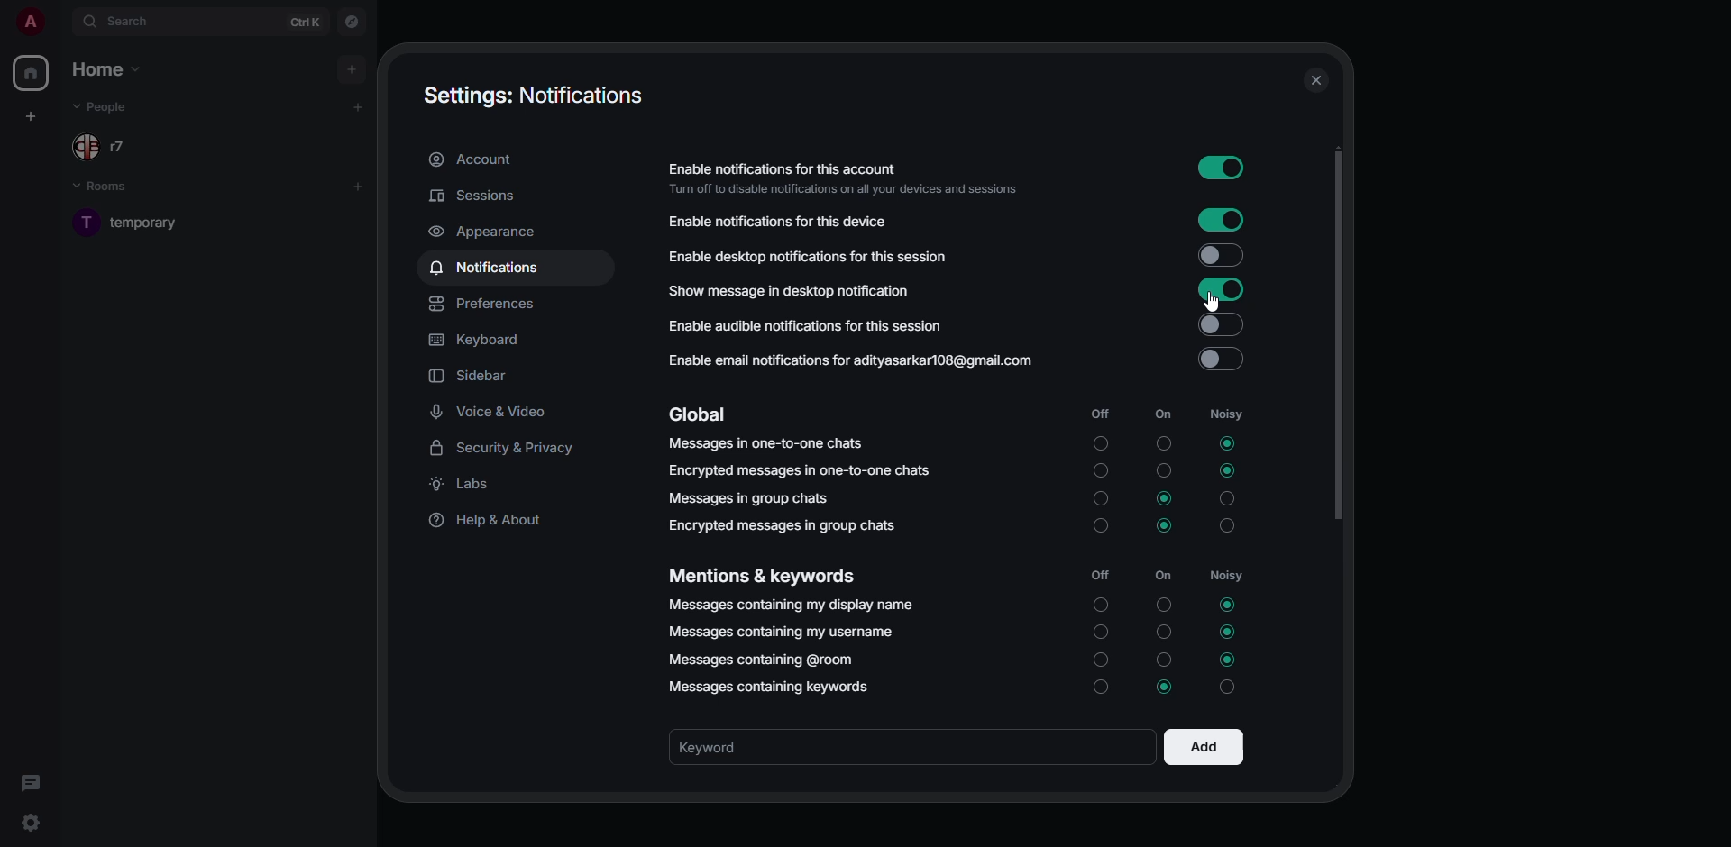 Image resolution: width=1731 pixels, height=847 pixels. Describe the element at coordinates (750, 498) in the screenshot. I see `messages in group chat` at that location.